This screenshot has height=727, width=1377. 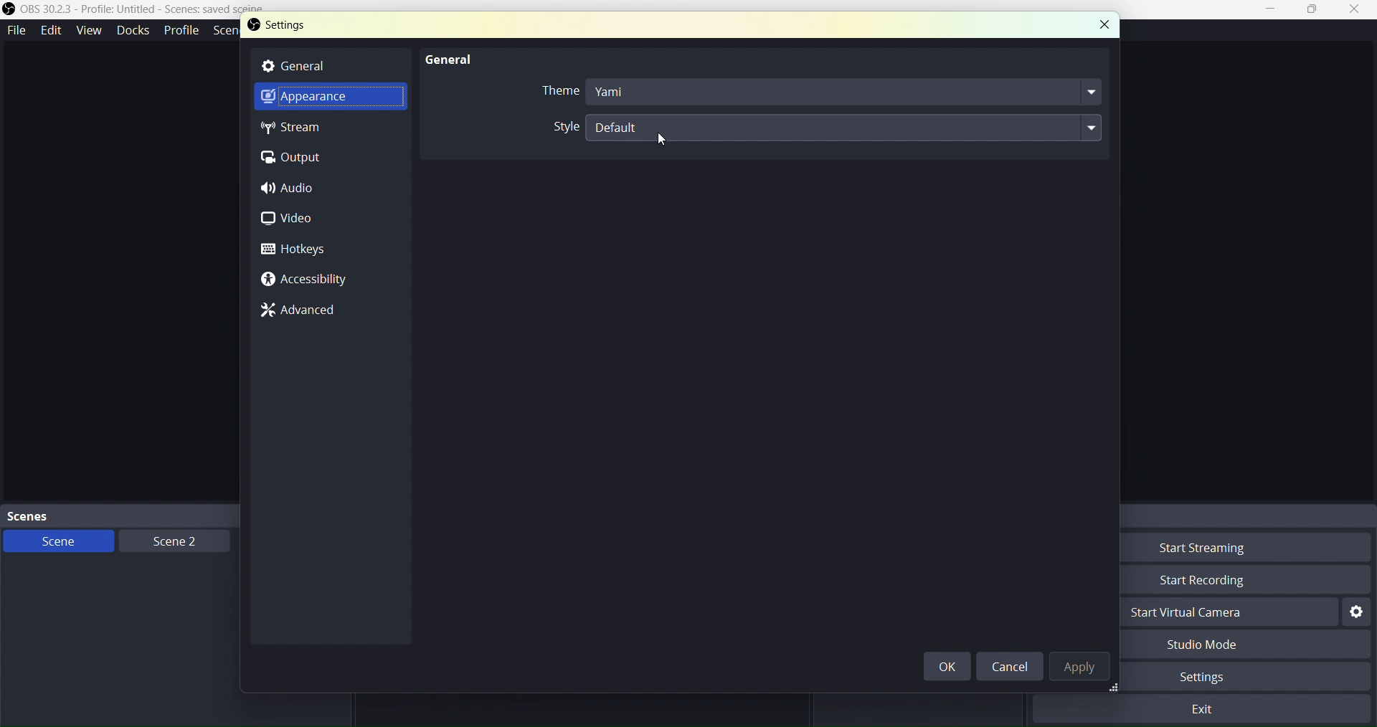 What do you see at coordinates (1314, 10) in the screenshot?
I see `Box` at bounding box center [1314, 10].